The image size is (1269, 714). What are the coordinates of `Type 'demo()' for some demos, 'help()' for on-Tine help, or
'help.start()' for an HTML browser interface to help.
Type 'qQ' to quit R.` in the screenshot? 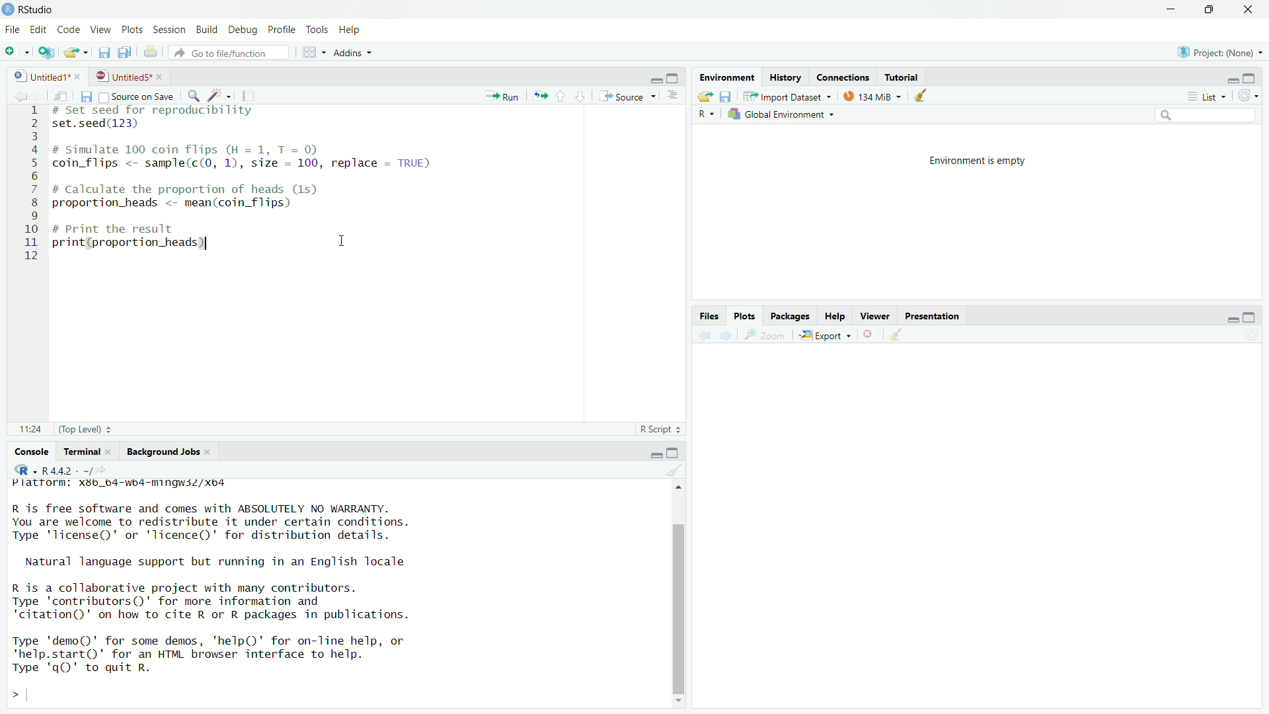 It's located at (234, 655).